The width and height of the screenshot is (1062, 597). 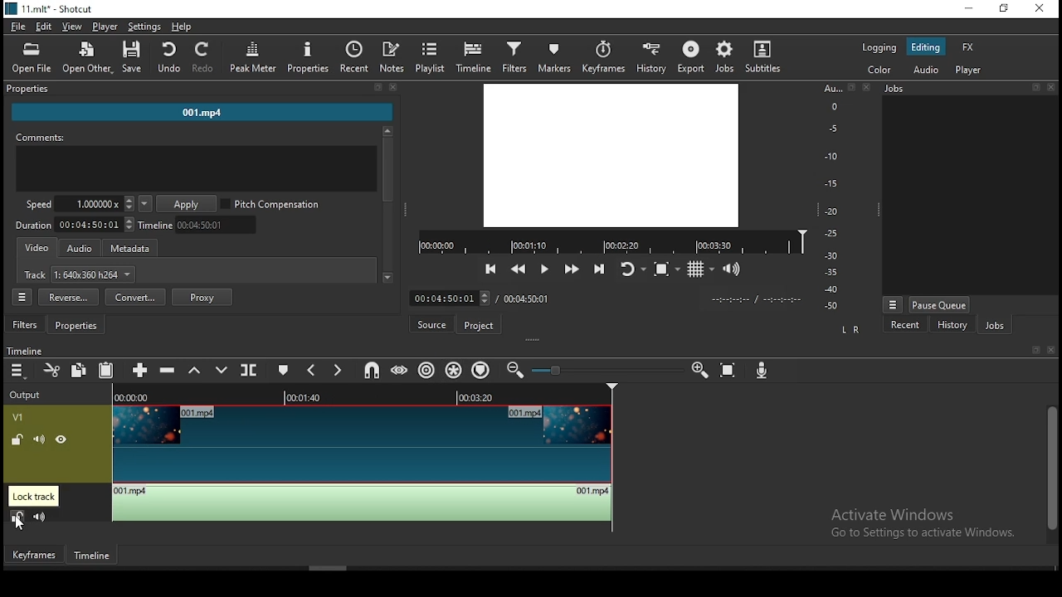 I want to click on ripple all tracks, so click(x=455, y=370).